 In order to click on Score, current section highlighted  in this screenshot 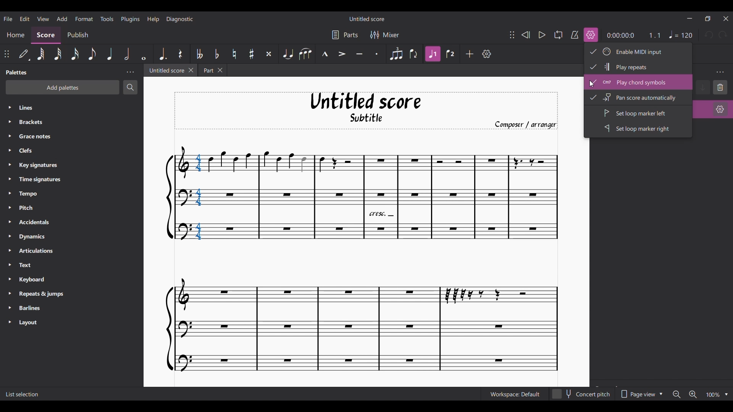, I will do `click(46, 35)`.